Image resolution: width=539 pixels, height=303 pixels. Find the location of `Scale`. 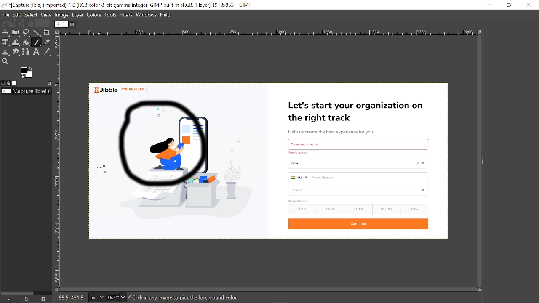

Scale is located at coordinates (58, 163).